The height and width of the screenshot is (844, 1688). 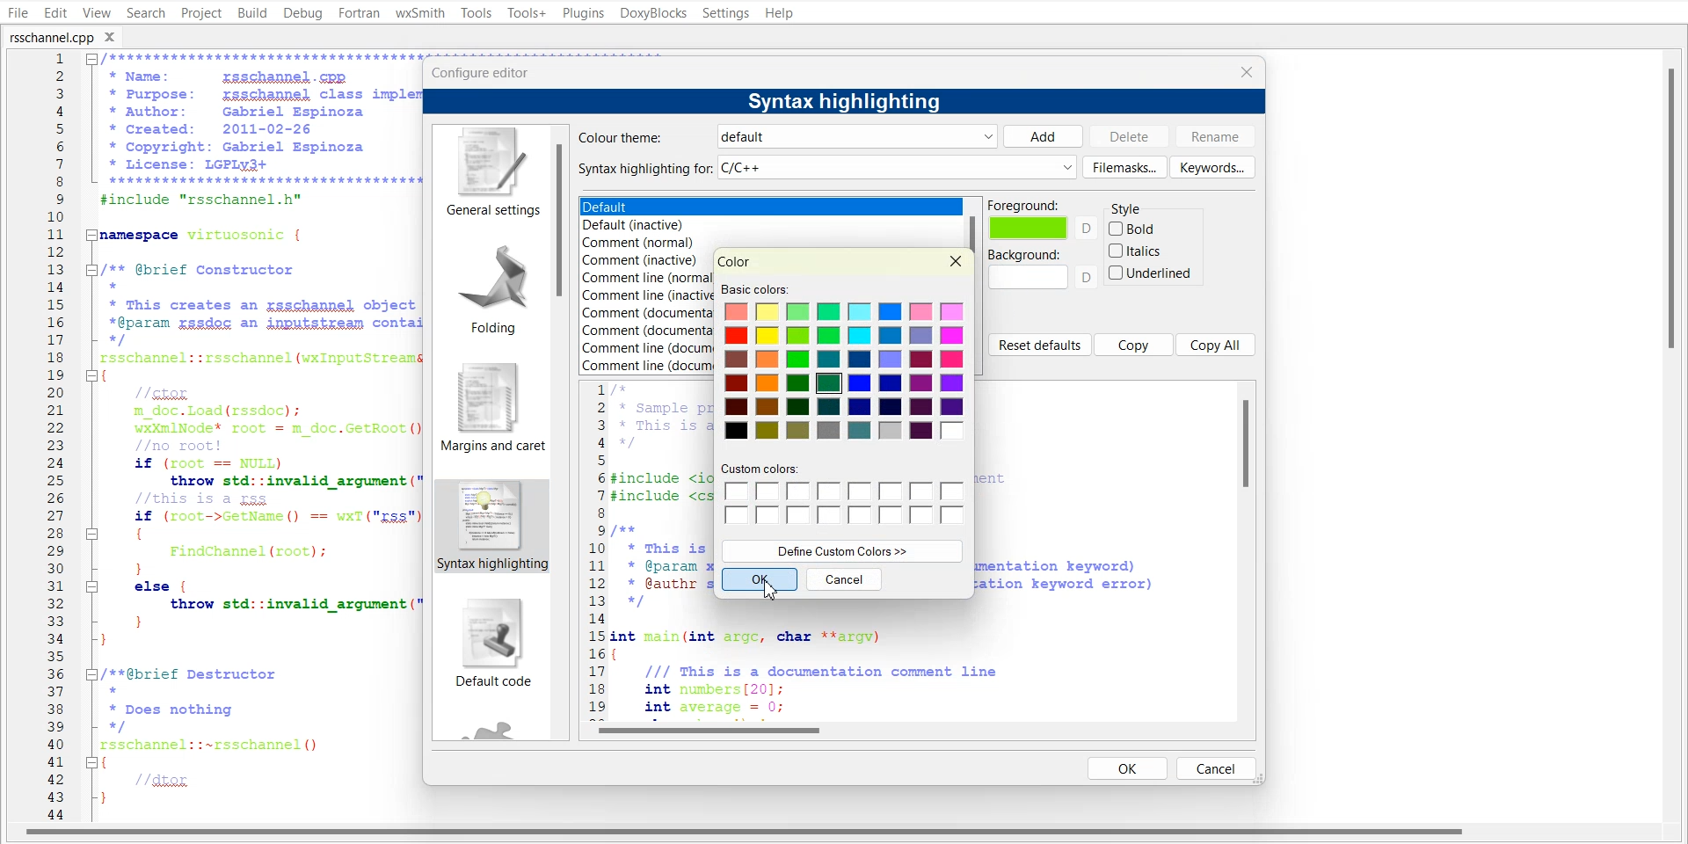 What do you see at coordinates (595, 548) in the screenshot?
I see `Line numbers` at bounding box center [595, 548].